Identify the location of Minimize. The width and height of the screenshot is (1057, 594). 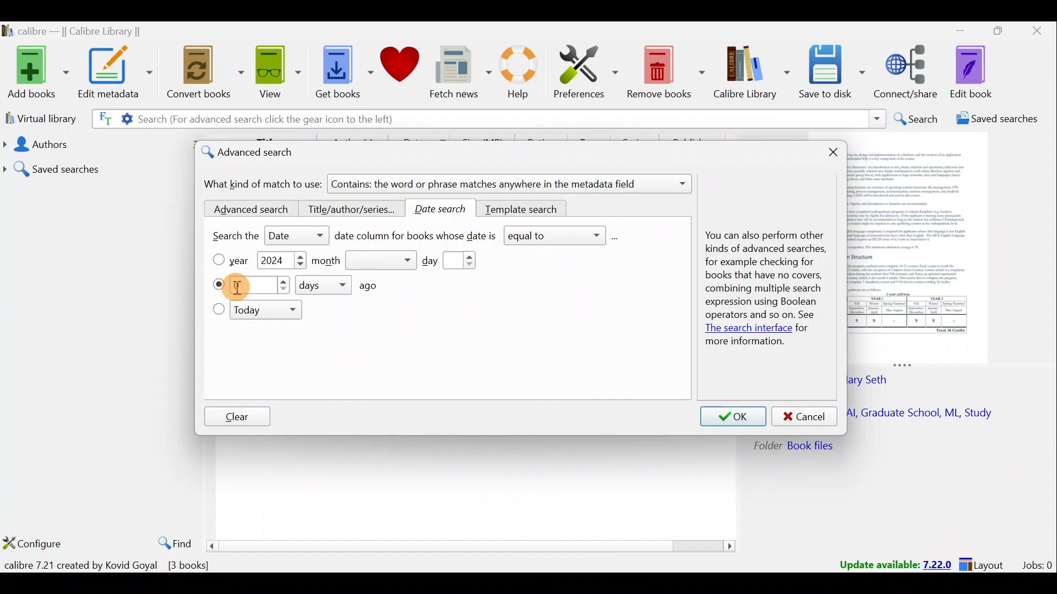
(954, 30).